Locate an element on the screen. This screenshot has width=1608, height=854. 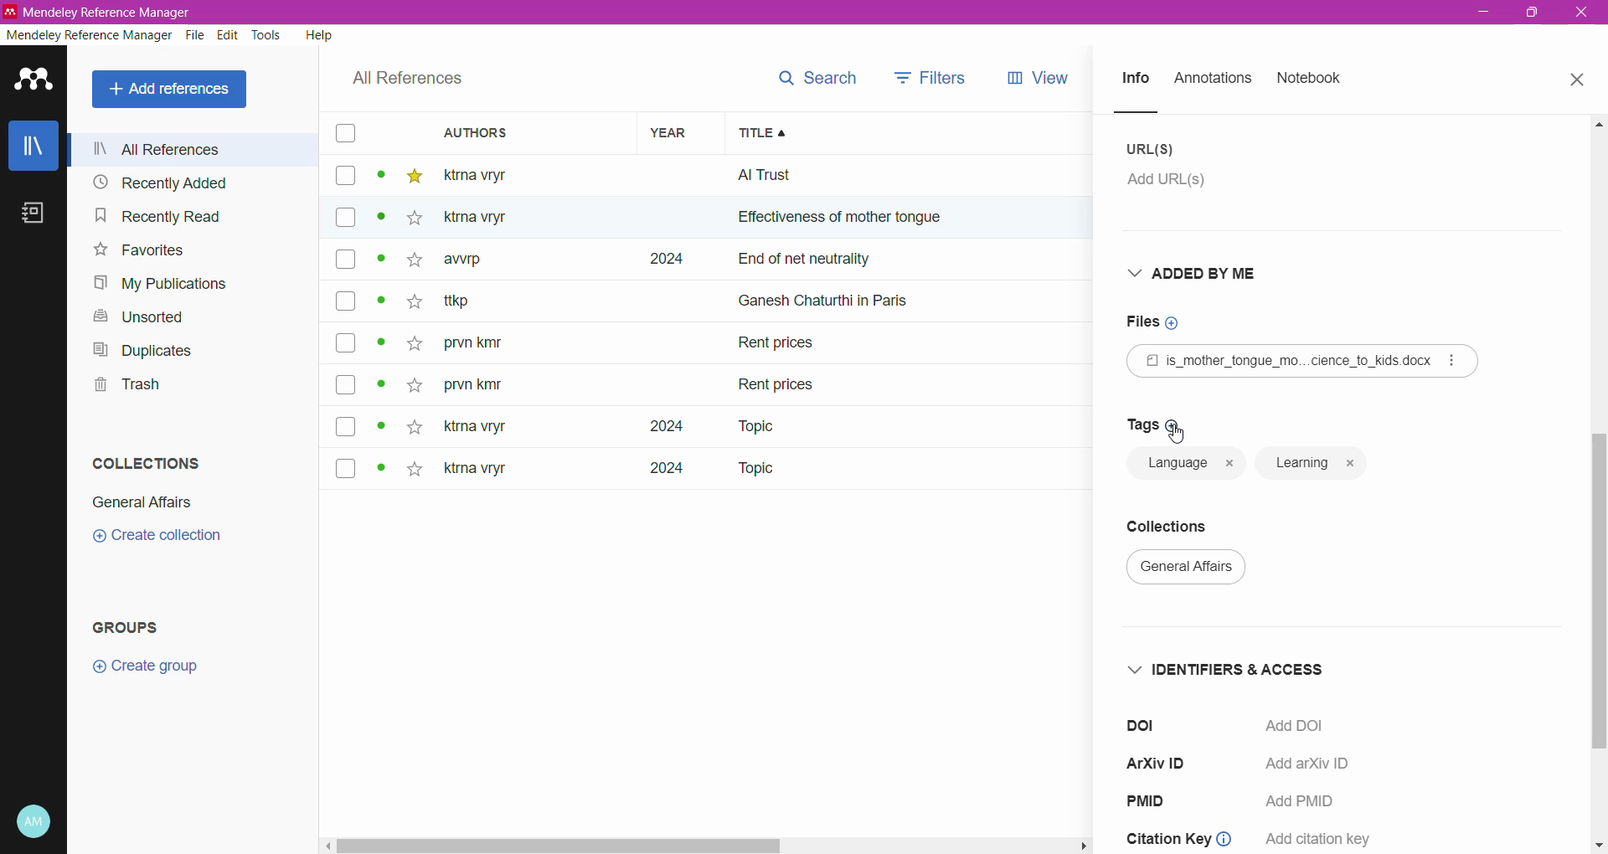
maximize is located at coordinates (1528, 18).